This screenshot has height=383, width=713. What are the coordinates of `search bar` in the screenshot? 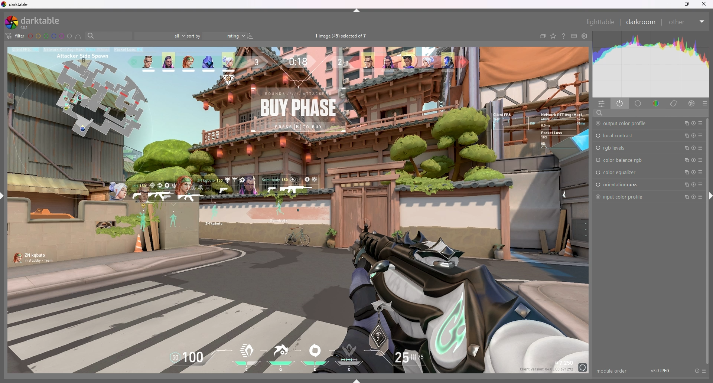 It's located at (108, 36).